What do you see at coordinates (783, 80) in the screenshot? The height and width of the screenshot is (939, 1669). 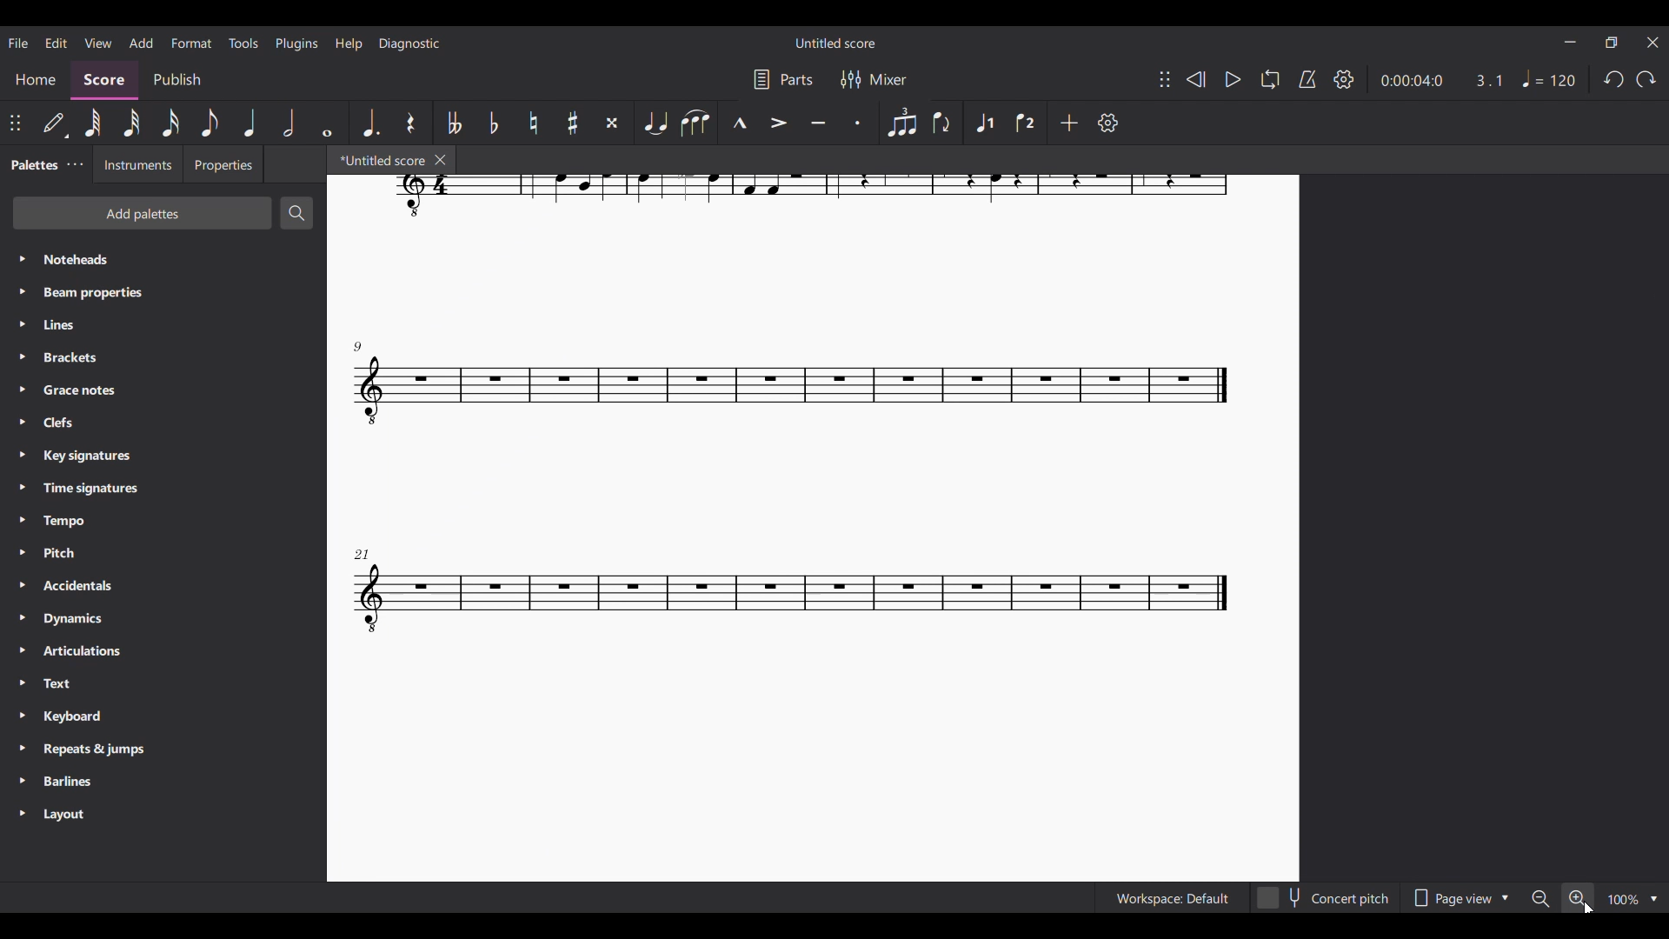 I see `Parts settings` at bounding box center [783, 80].